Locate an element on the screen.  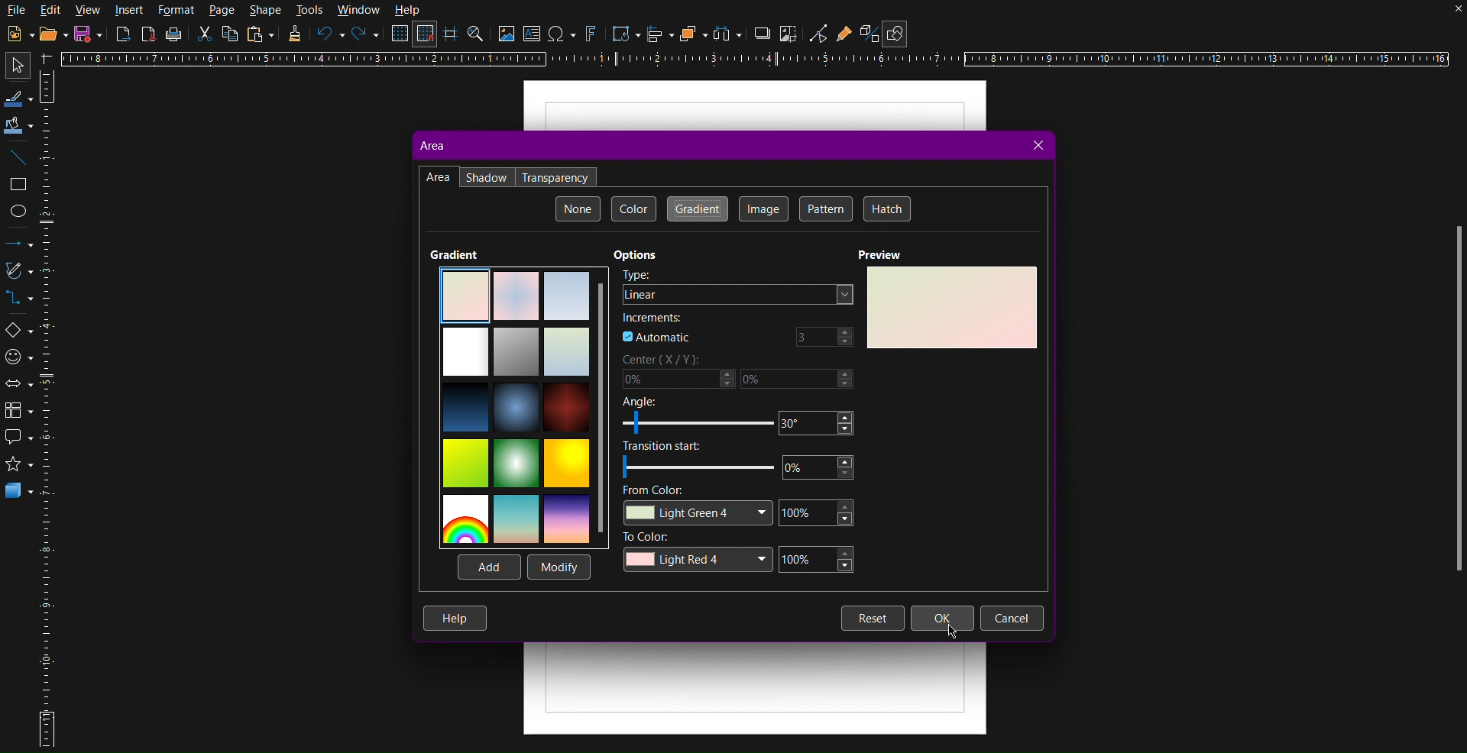
Block Arrows is located at coordinates (18, 384).